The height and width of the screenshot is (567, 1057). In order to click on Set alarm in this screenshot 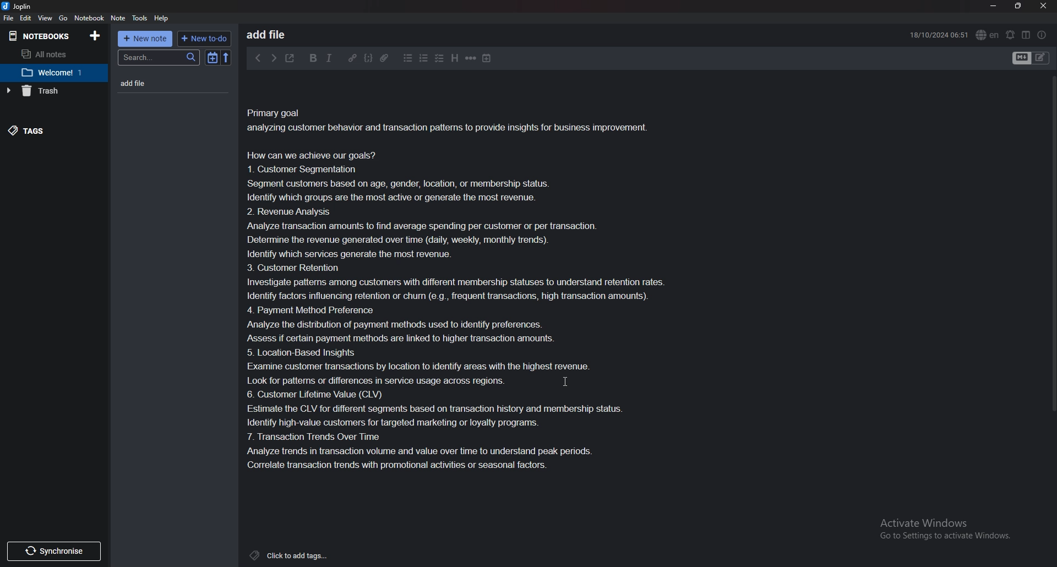, I will do `click(1011, 34)`.